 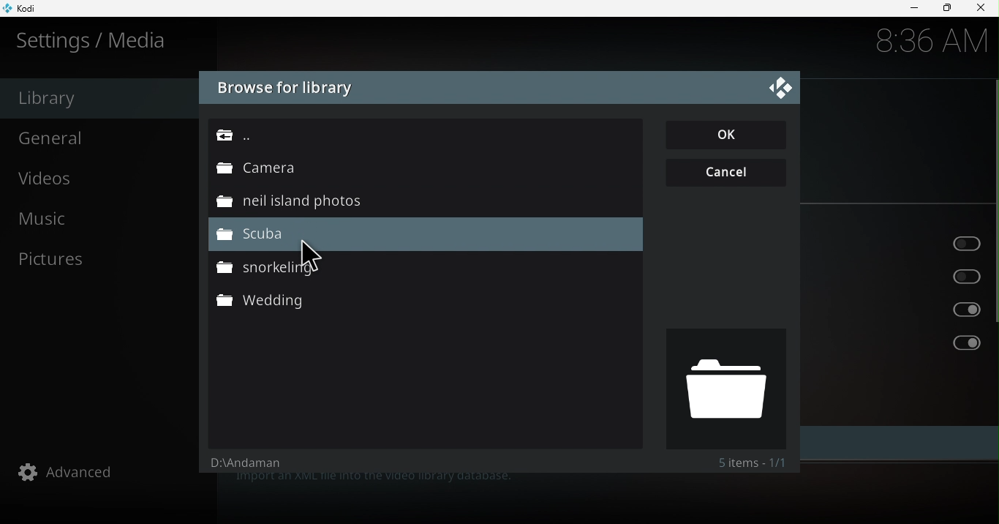 What do you see at coordinates (983, 8) in the screenshot?
I see `close` at bounding box center [983, 8].